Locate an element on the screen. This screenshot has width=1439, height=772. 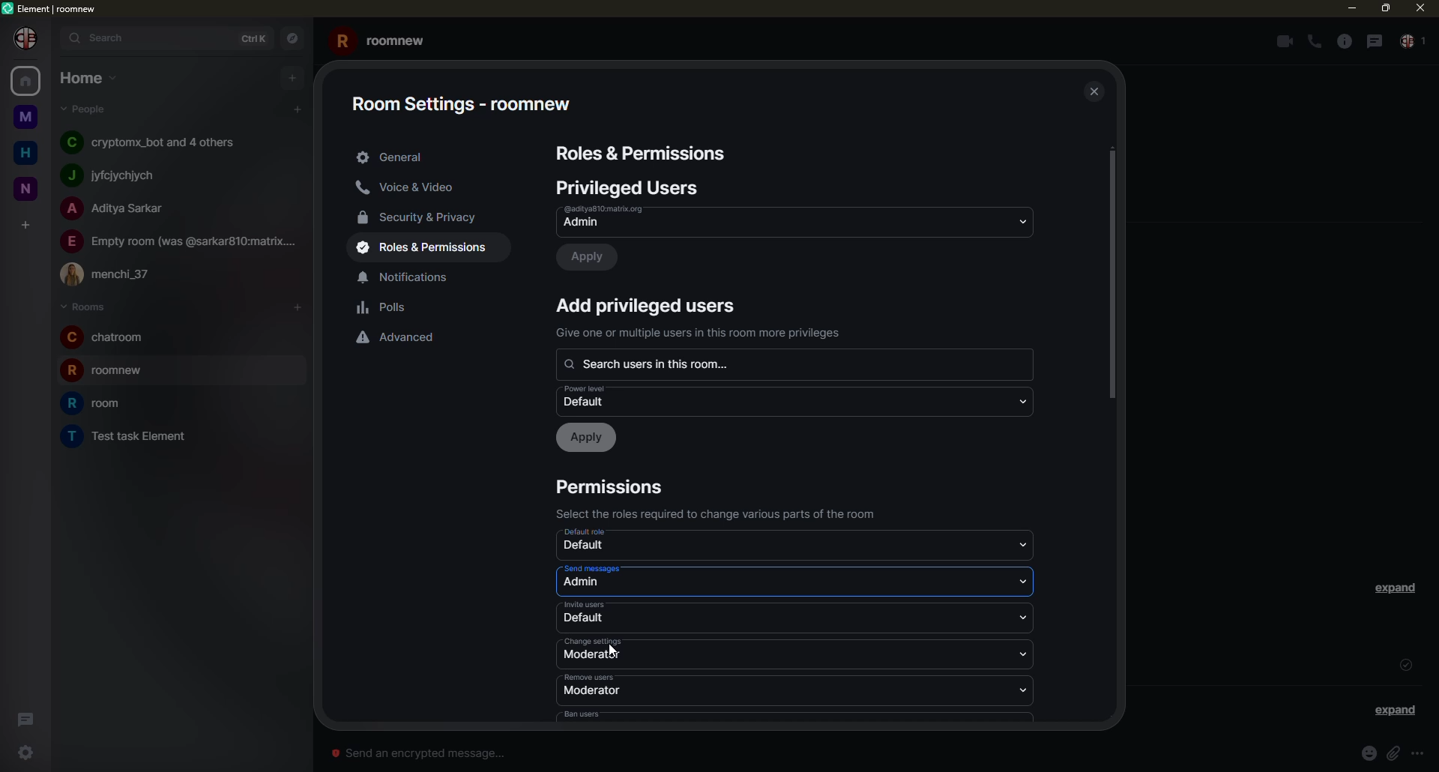
roles is located at coordinates (428, 248).